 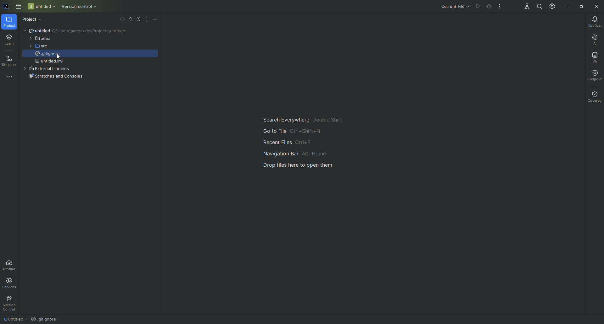 What do you see at coordinates (538, 6) in the screenshot?
I see `Search` at bounding box center [538, 6].